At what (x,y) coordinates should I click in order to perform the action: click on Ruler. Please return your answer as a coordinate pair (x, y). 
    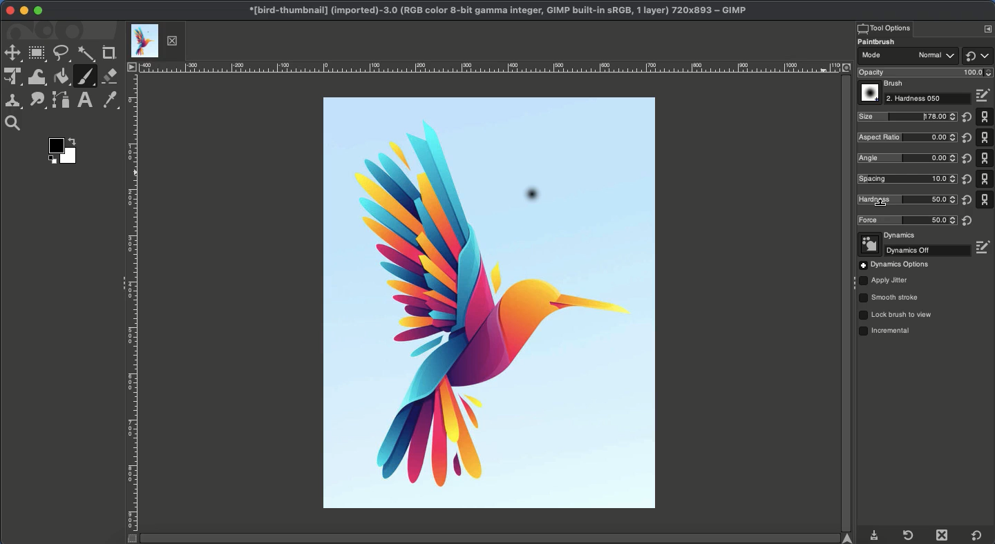
    Looking at the image, I should click on (131, 310).